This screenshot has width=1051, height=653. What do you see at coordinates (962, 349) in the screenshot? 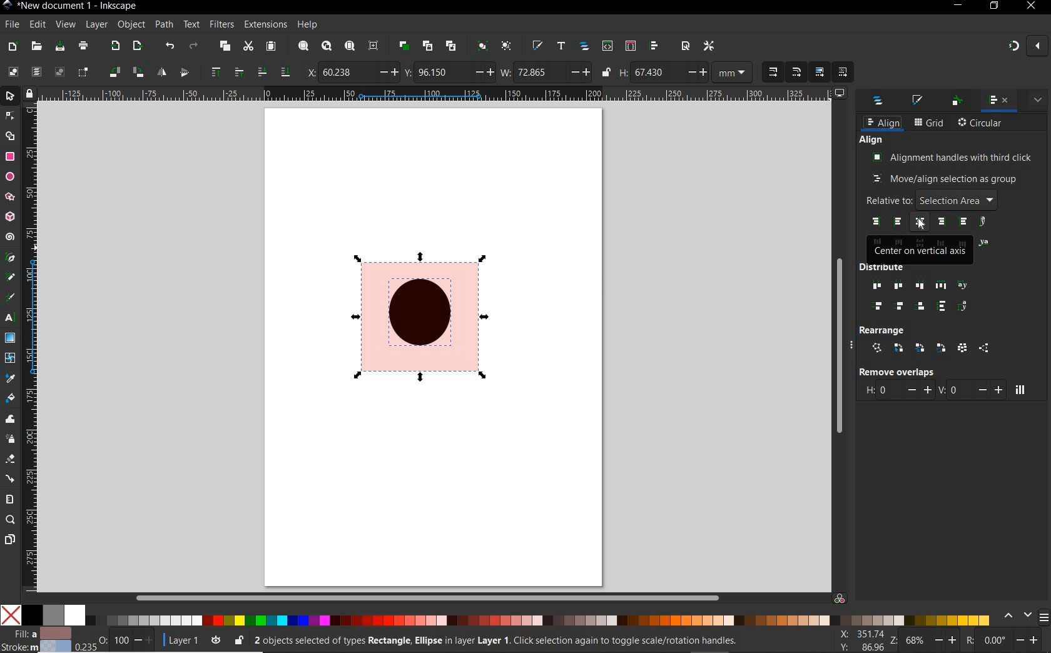
I see `RANDOM EXCHANGE` at bounding box center [962, 349].